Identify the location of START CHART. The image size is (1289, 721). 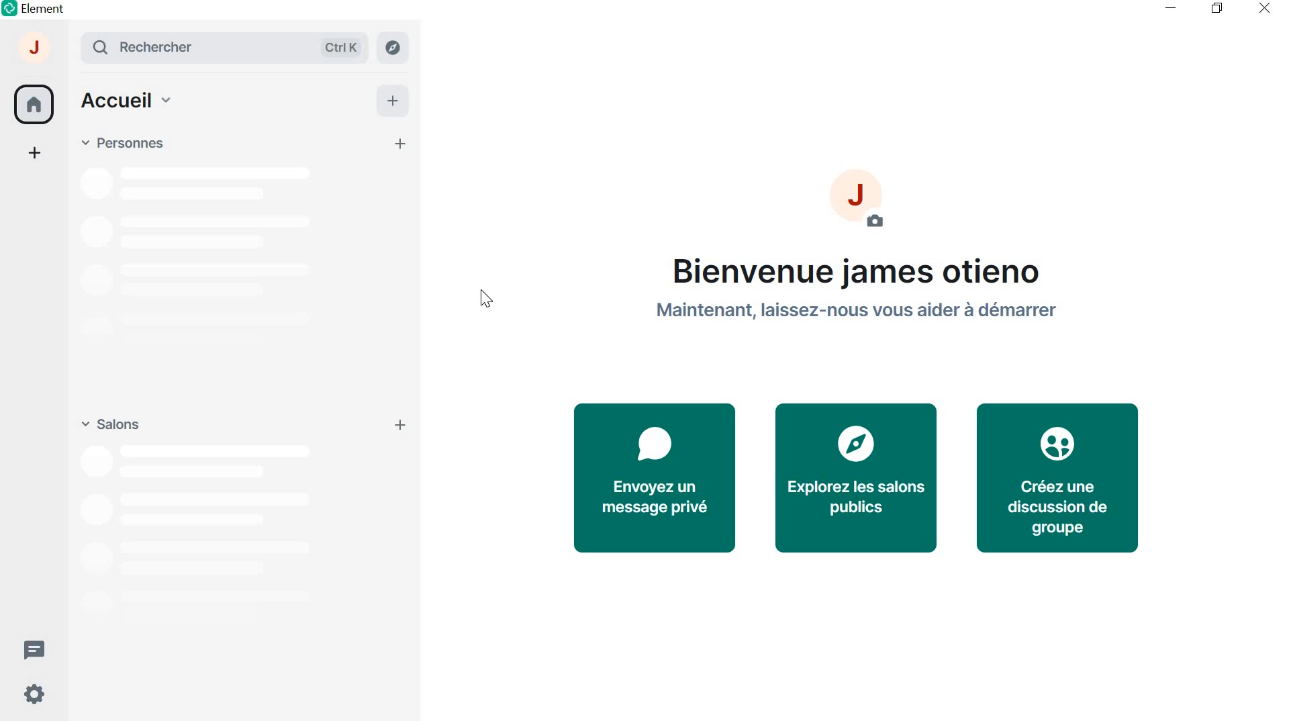
(401, 145).